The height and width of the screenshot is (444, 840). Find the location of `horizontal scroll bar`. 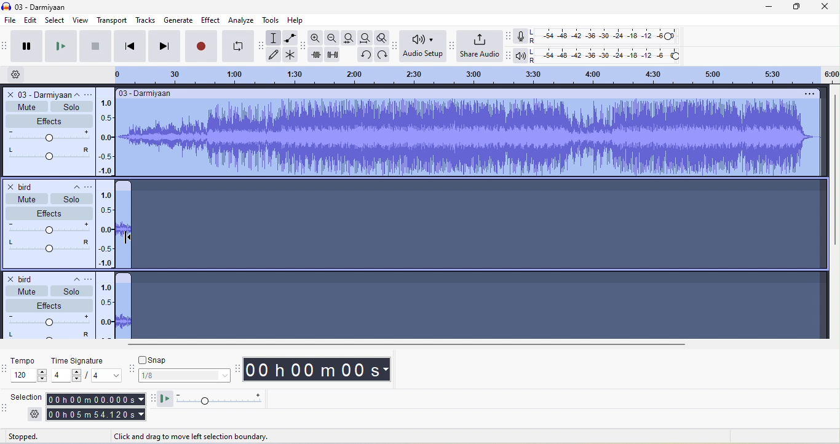

horizontal scroll bar is located at coordinates (403, 344).